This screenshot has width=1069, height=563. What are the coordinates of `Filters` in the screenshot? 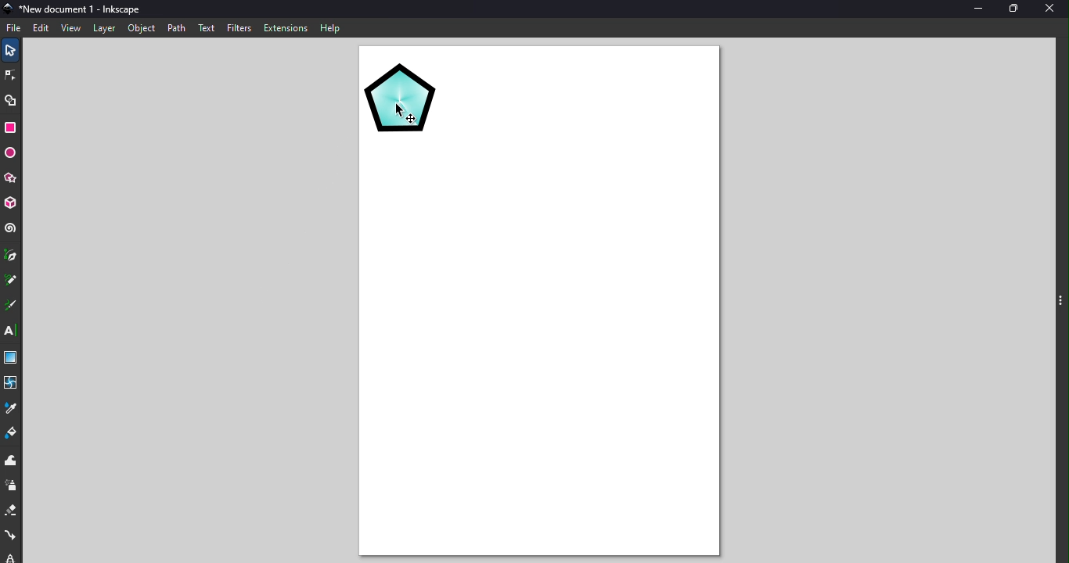 It's located at (239, 27).